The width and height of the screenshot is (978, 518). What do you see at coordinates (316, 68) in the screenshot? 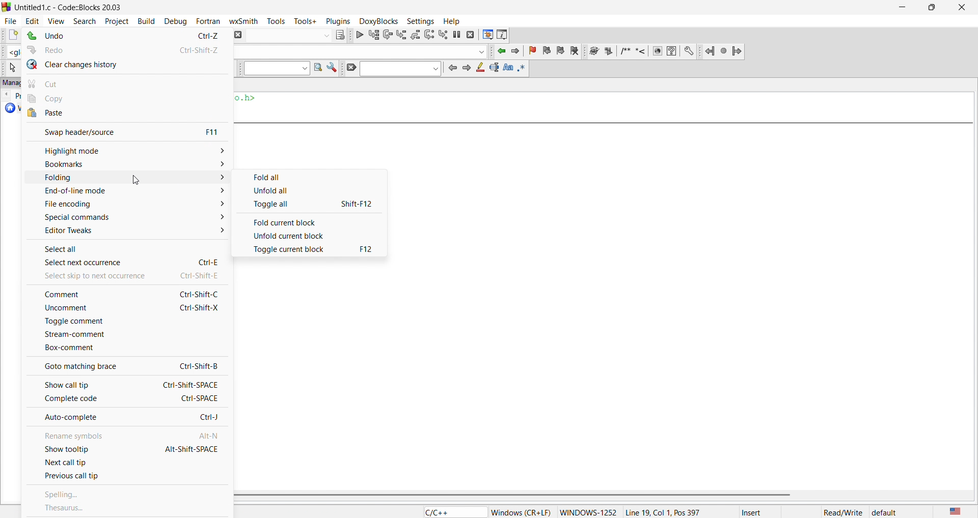
I see `find in page` at bounding box center [316, 68].